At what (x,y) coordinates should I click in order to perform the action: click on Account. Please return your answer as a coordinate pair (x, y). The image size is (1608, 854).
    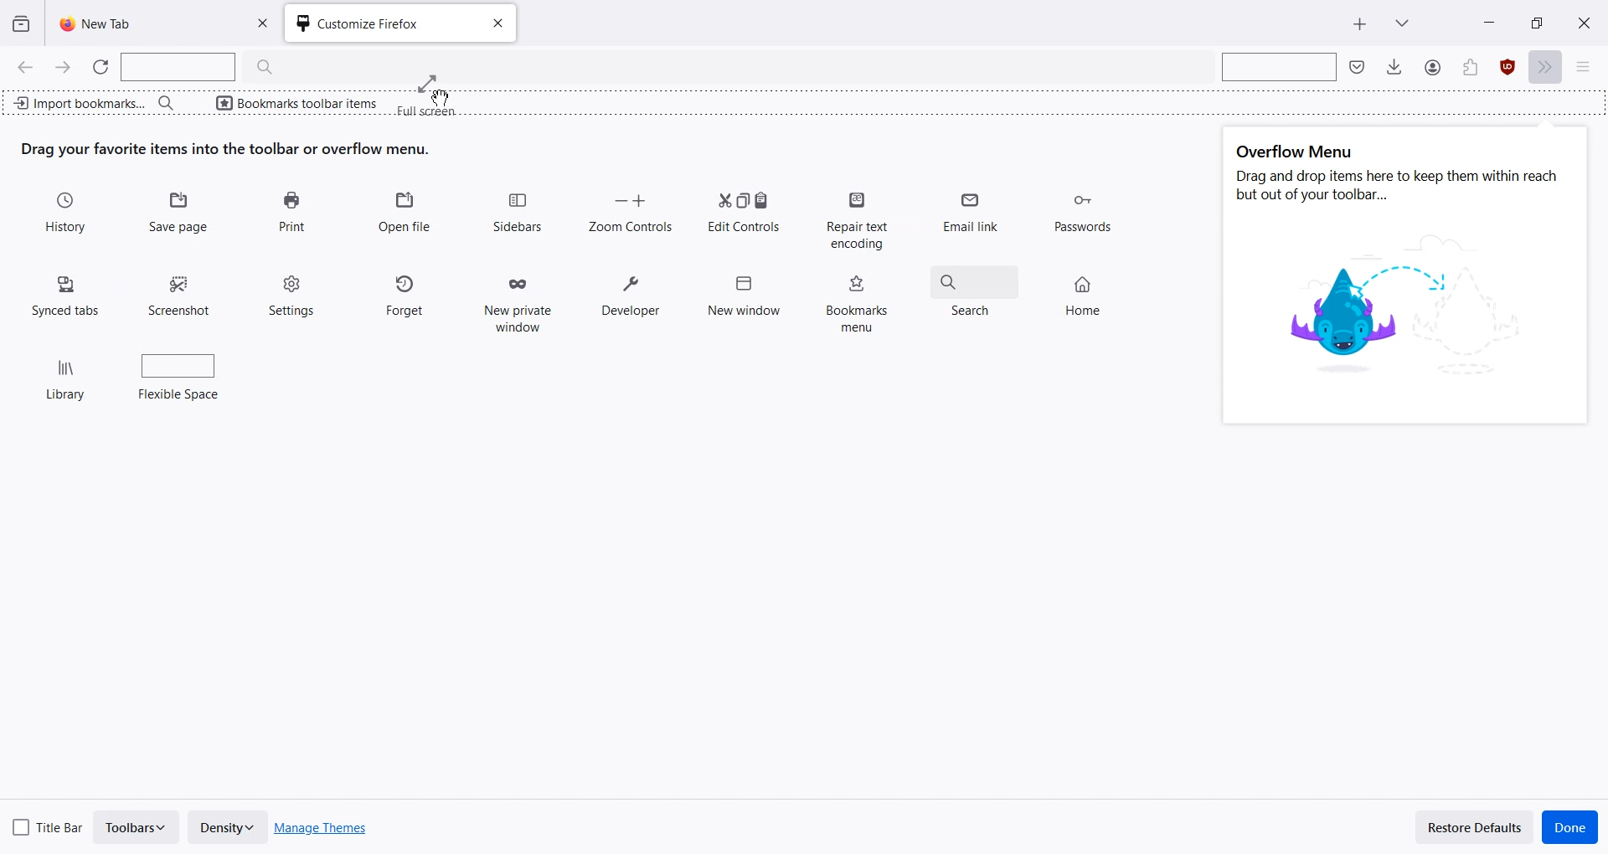
    Looking at the image, I should click on (1470, 68).